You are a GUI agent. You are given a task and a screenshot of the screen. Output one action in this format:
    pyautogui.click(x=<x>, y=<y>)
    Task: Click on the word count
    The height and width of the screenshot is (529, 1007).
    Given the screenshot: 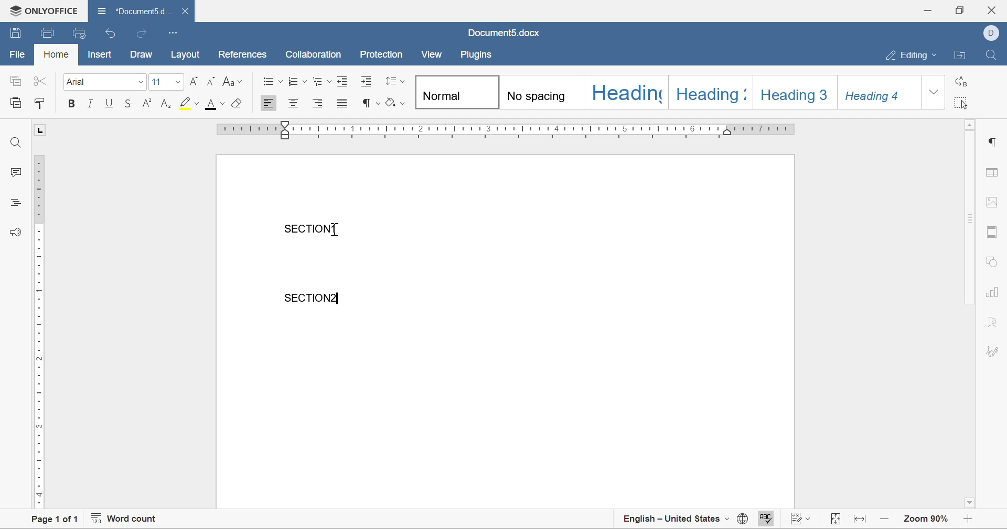 What is the action you would take?
    pyautogui.click(x=123, y=520)
    